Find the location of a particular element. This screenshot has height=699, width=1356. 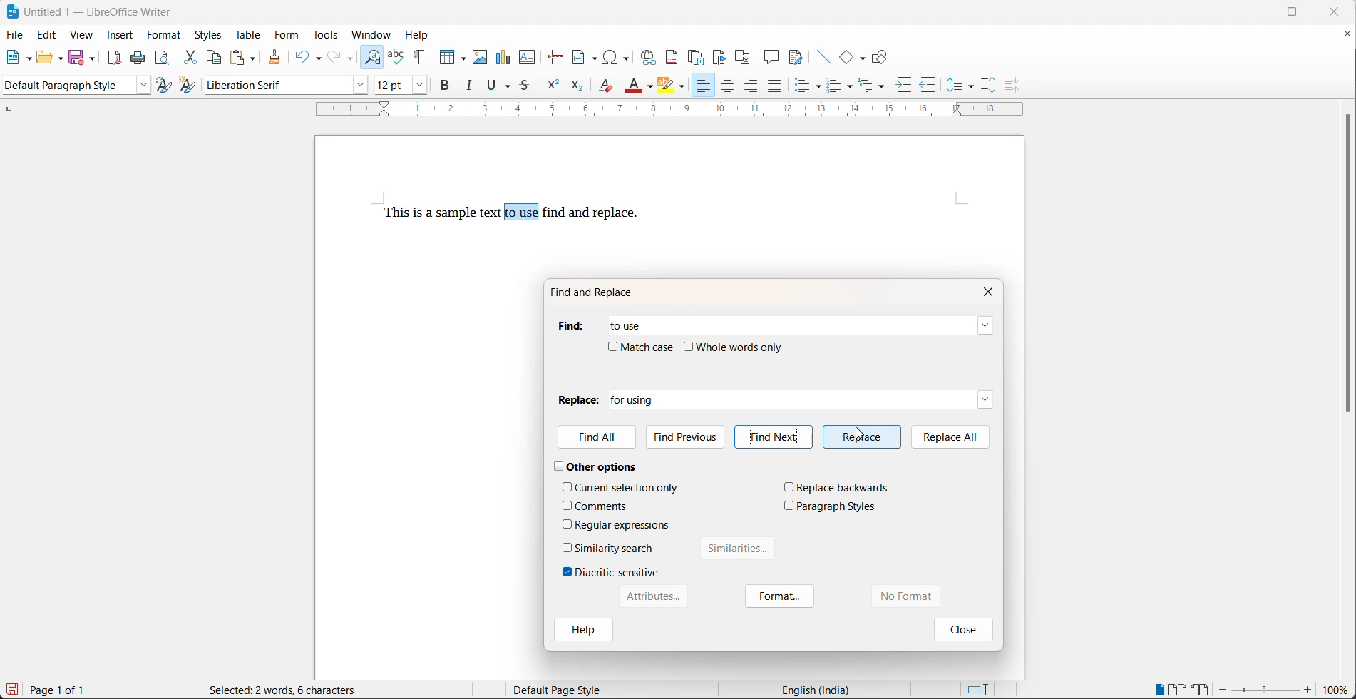

subscript is located at coordinates (576, 87).